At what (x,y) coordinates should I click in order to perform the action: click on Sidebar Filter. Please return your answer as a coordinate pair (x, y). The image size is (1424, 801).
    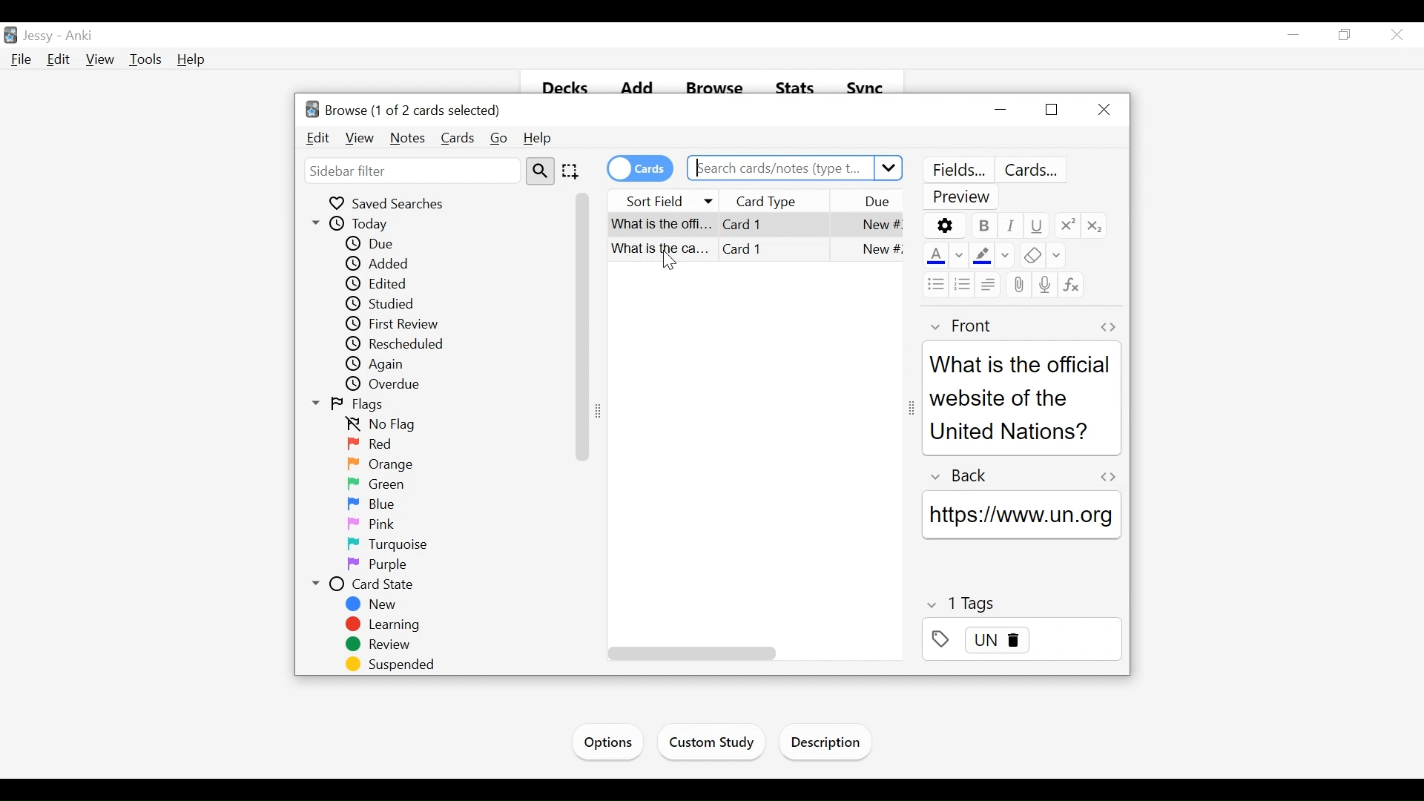
    Looking at the image, I should click on (411, 171).